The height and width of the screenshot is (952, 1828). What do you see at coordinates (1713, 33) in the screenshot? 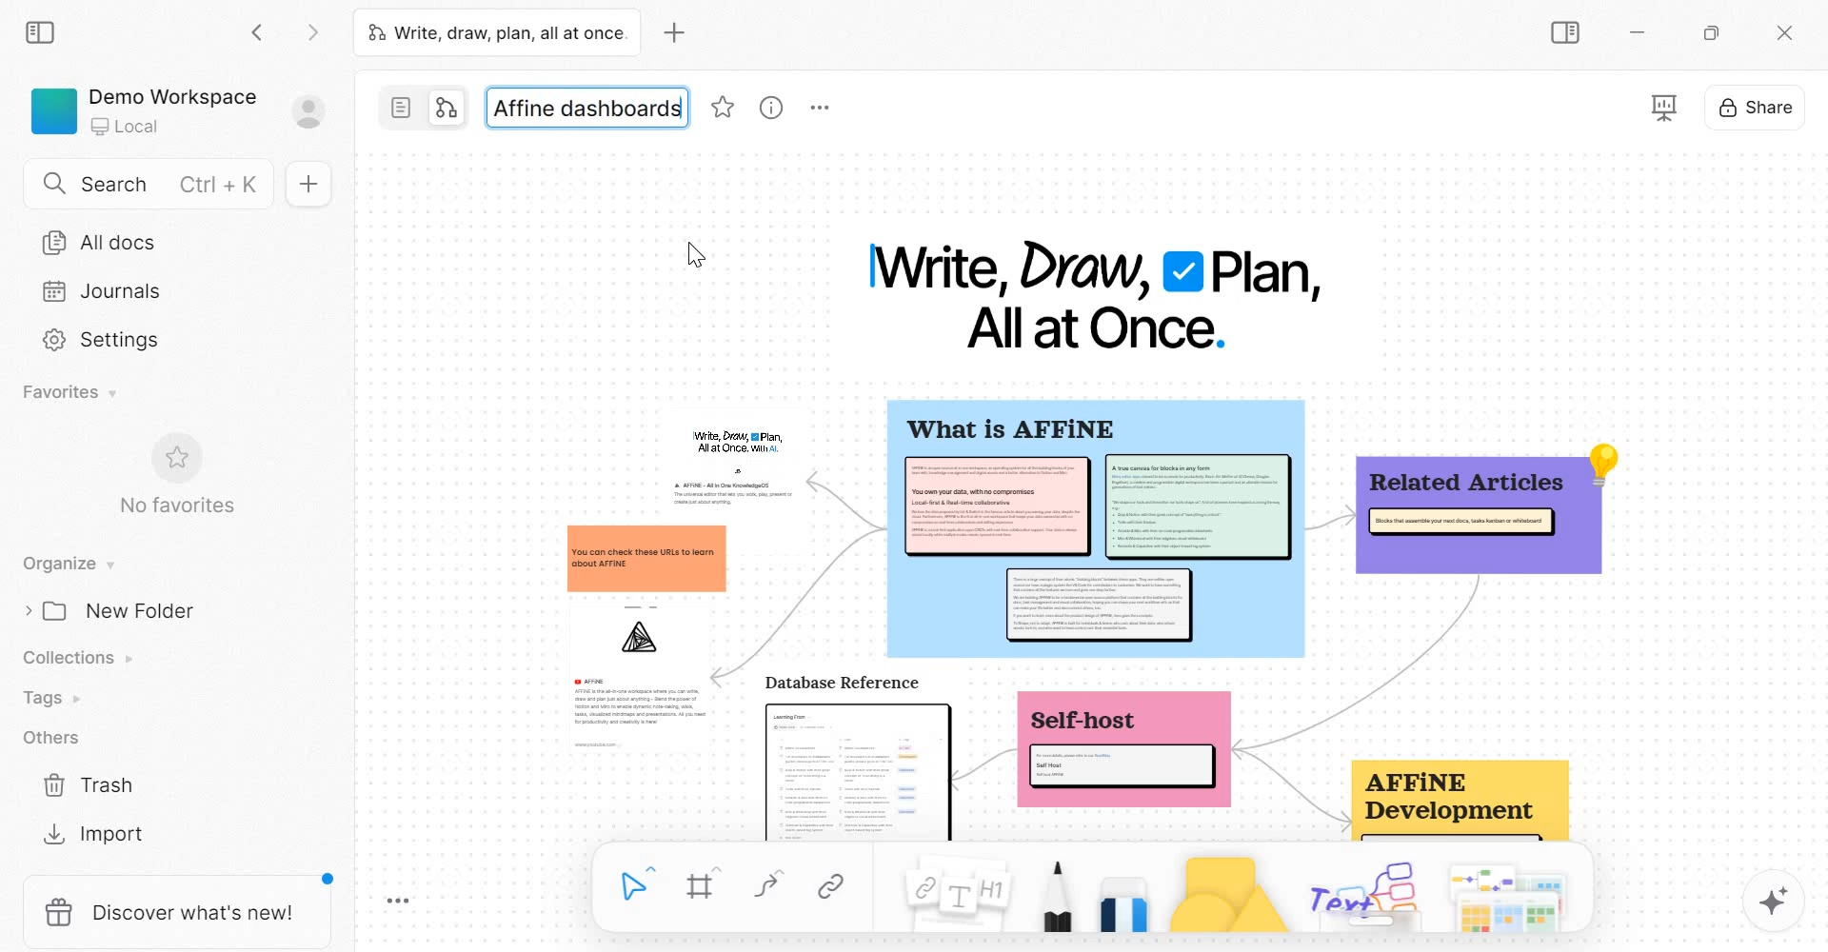
I see `Maximize` at bounding box center [1713, 33].